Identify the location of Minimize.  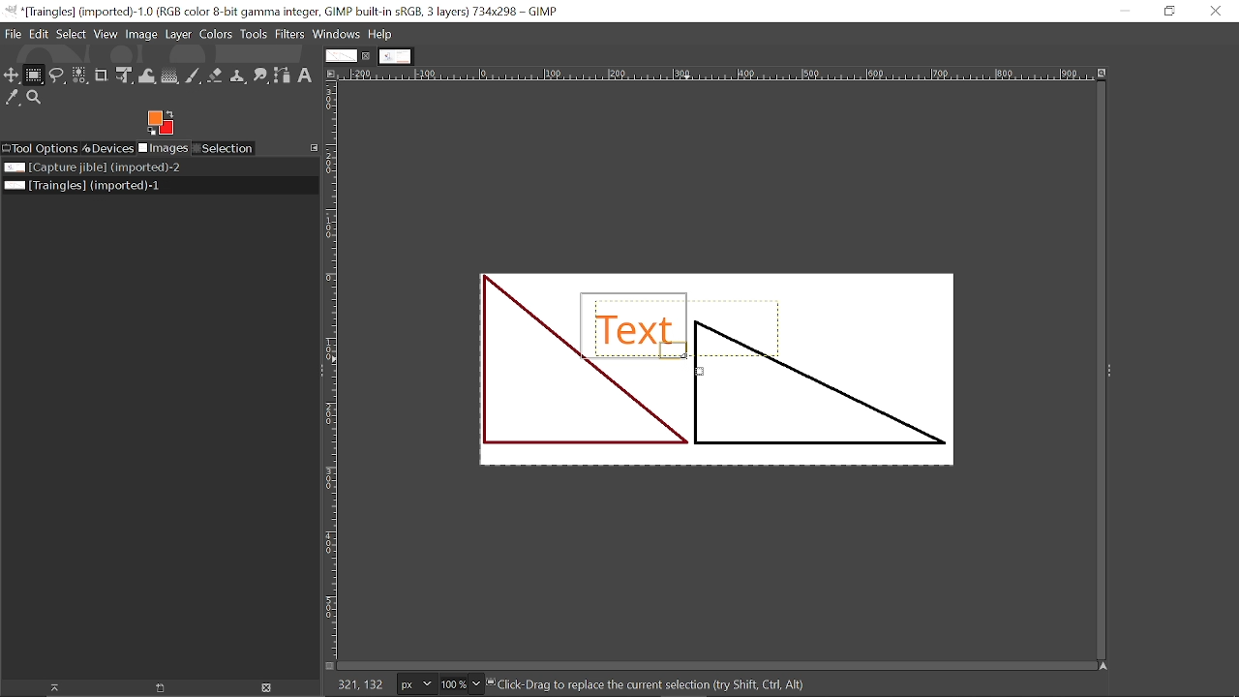
(1120, 11).